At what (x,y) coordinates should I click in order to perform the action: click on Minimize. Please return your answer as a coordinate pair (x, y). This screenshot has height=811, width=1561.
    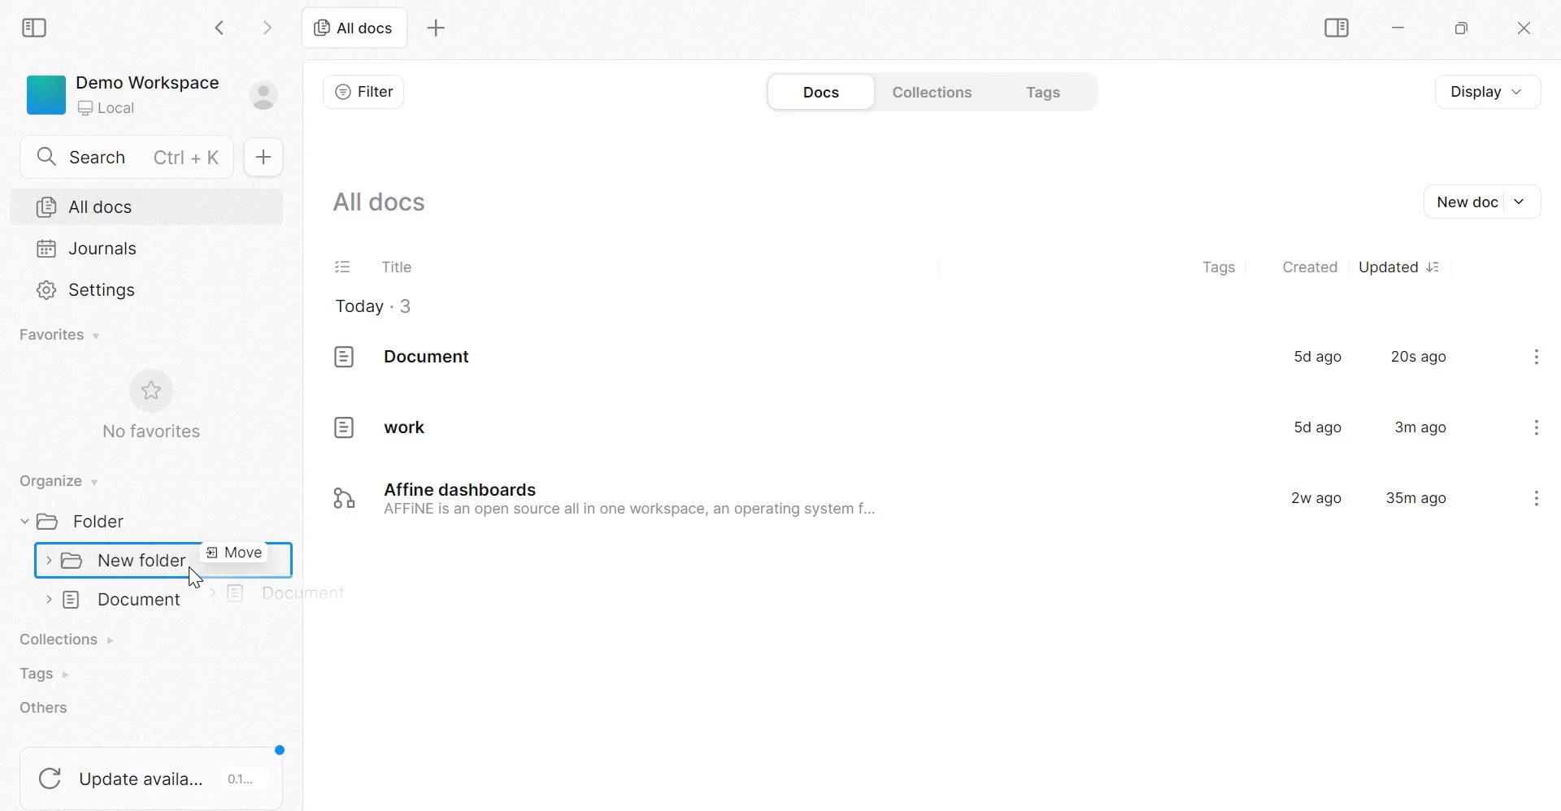
    Looking at the image, I should click on (1398, 28).